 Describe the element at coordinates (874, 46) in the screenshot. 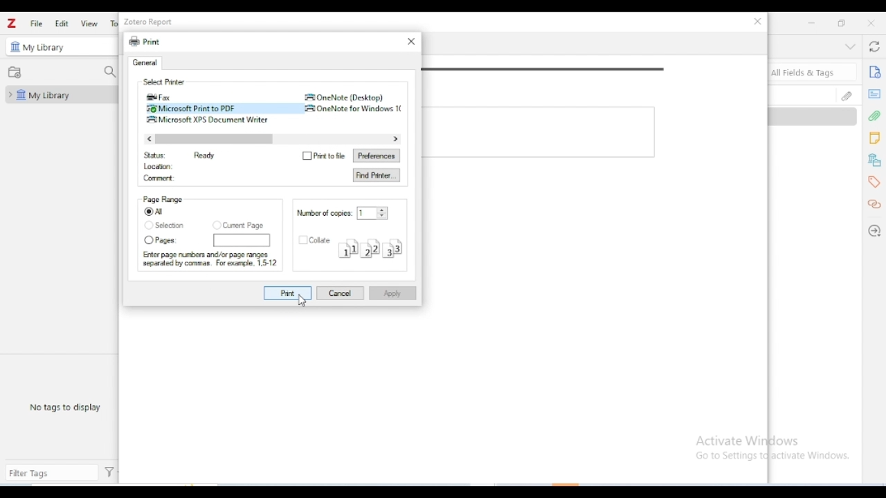

I see `sync with zotero.org` at that location.